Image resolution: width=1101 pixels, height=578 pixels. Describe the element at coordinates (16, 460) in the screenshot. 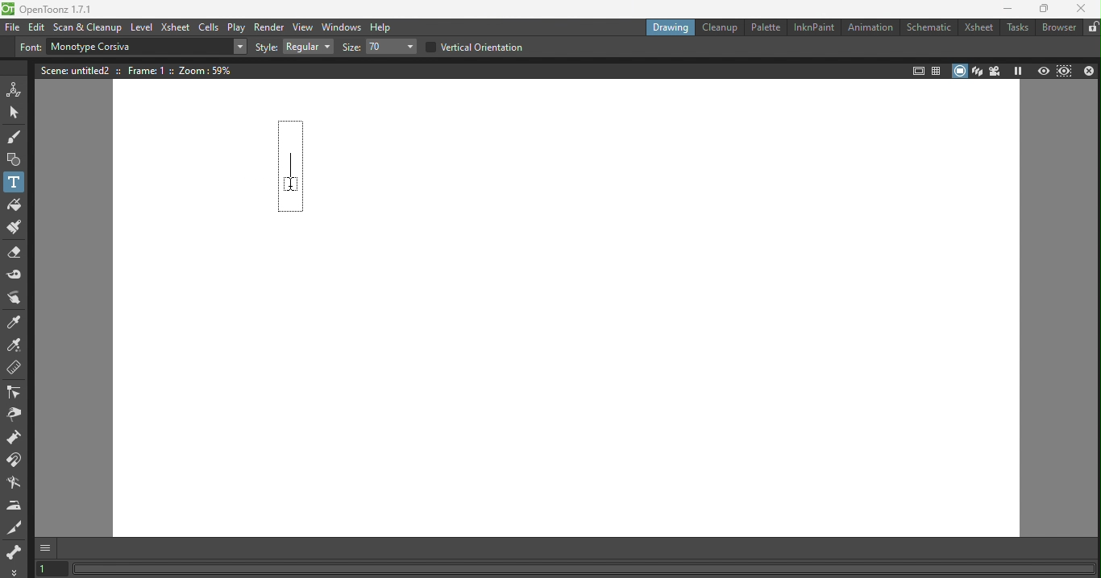

I see `Magnet tool` at that location.